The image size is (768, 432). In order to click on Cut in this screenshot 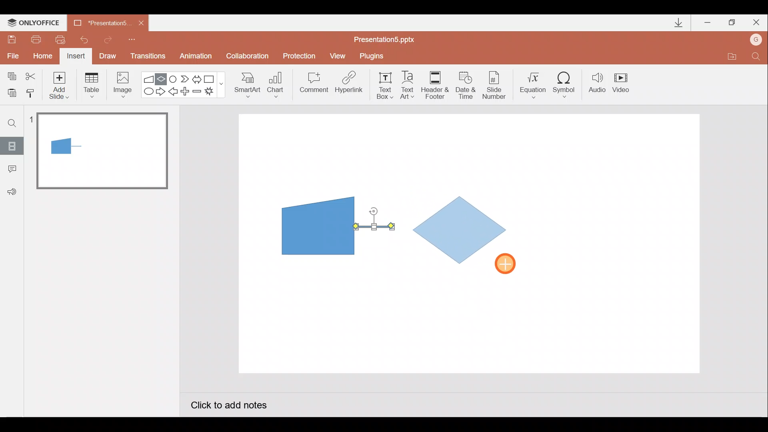, I will do `click(32, 75)`.